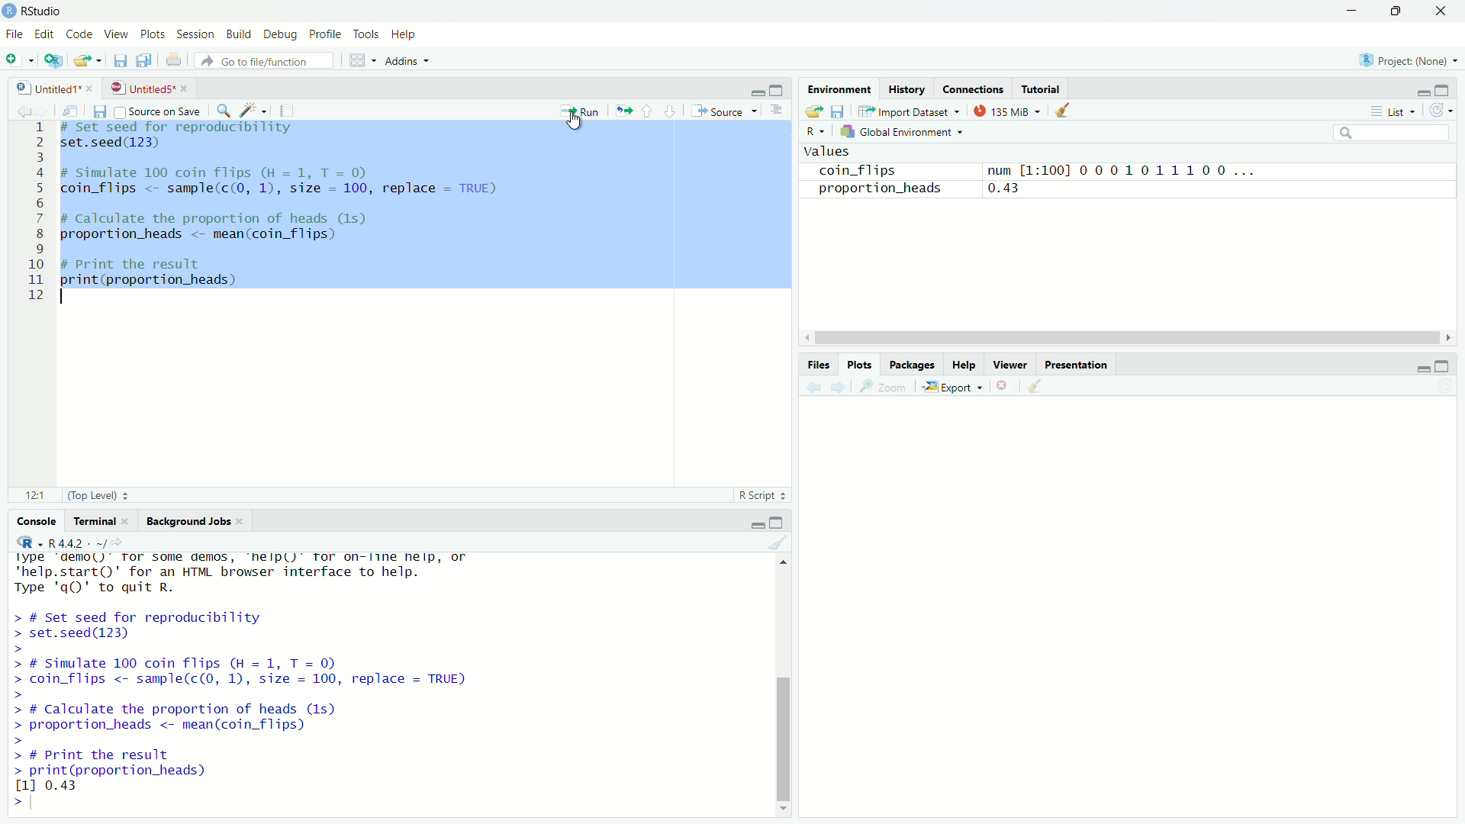 This screenshot has height=824, width=1465. What do you see at coordinates (215, 237) in the screenshot?
I see `proportion_heads <- mean(coin_t1ips)` at bounding box center [215, 237].